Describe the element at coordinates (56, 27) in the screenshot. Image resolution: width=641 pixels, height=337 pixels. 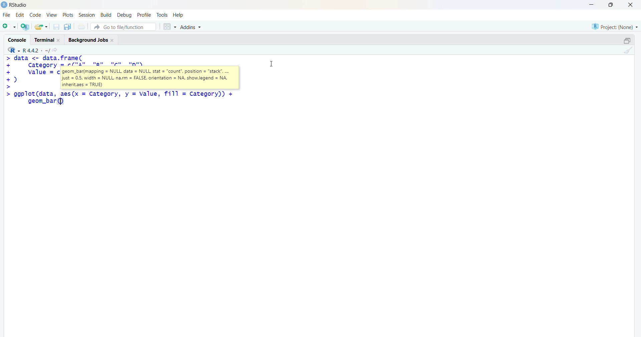
I see `save current document` at that location.